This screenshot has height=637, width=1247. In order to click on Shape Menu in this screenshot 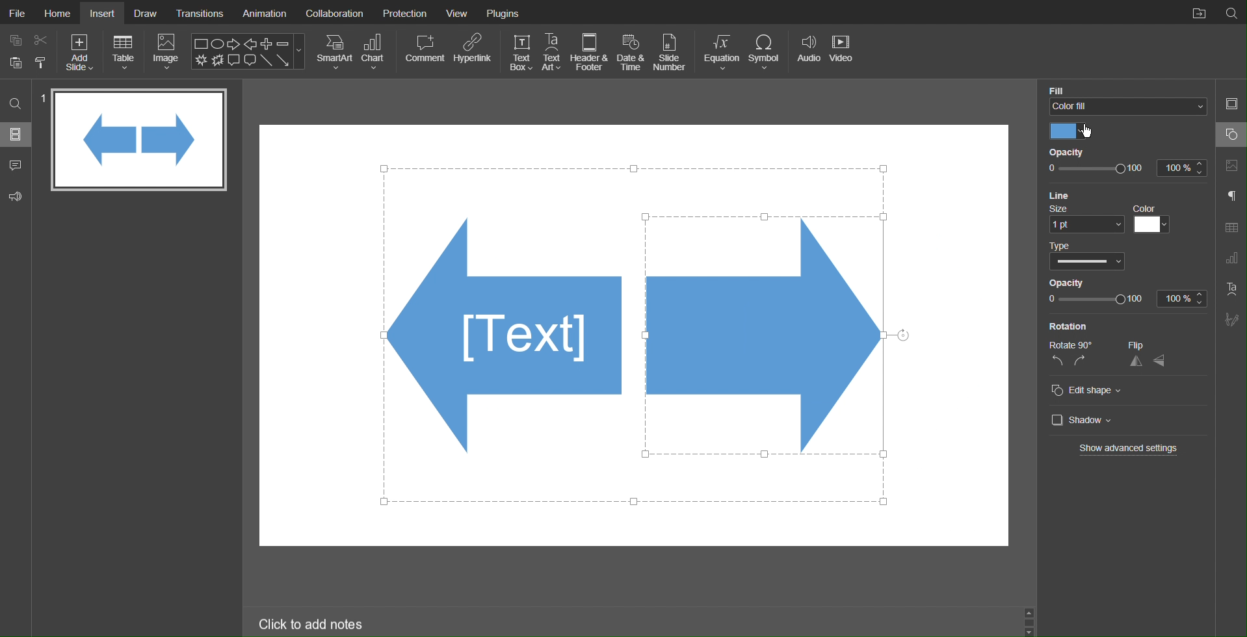, I will do `click(248, 51)`.